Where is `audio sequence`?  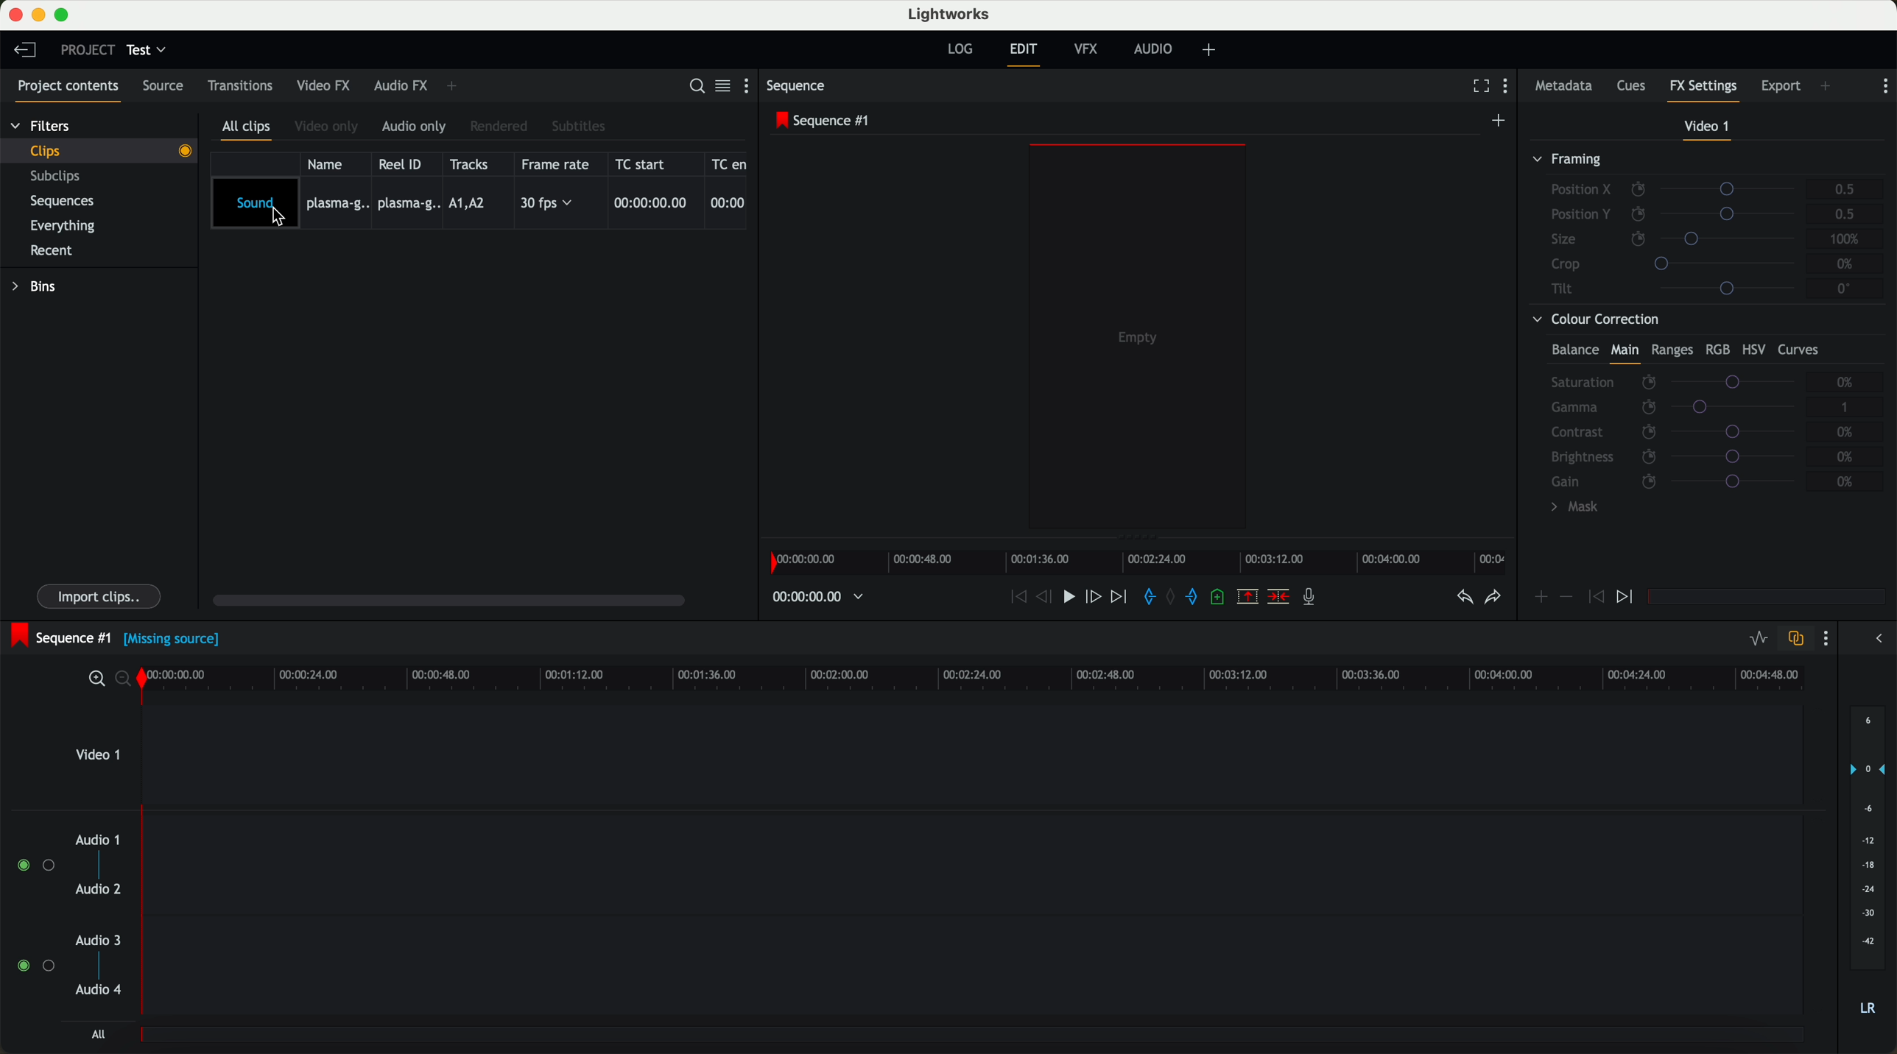 audio sequence is located at coordinates (974, 969).